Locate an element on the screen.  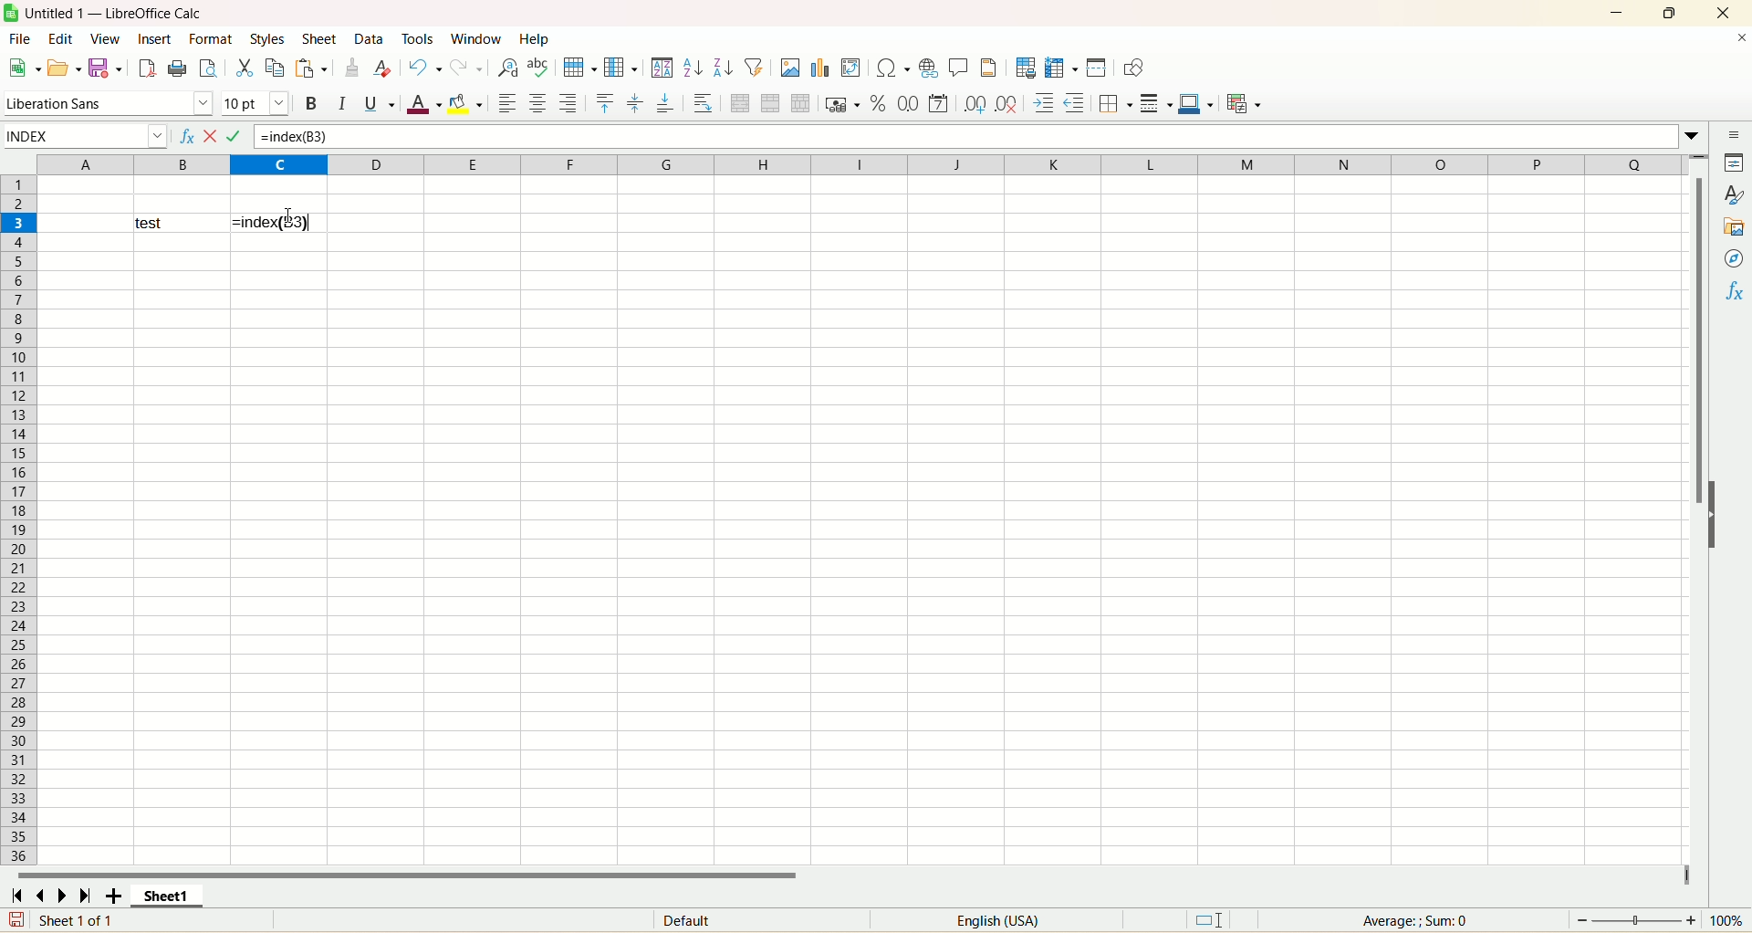
format as percent is located at coordinates (879, 103).